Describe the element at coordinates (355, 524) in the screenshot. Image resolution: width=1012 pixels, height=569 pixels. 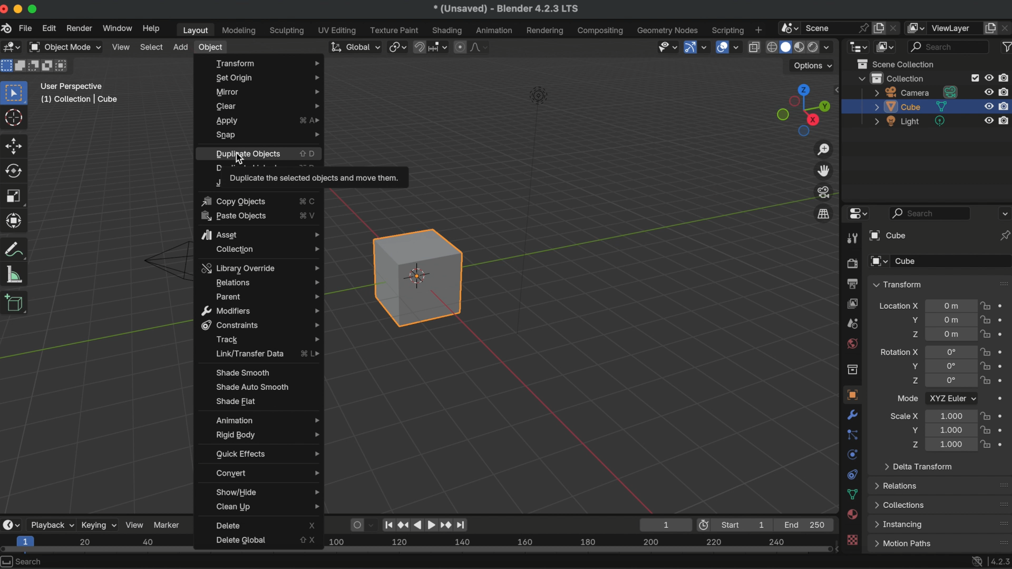
I see `auto keying` at that location.